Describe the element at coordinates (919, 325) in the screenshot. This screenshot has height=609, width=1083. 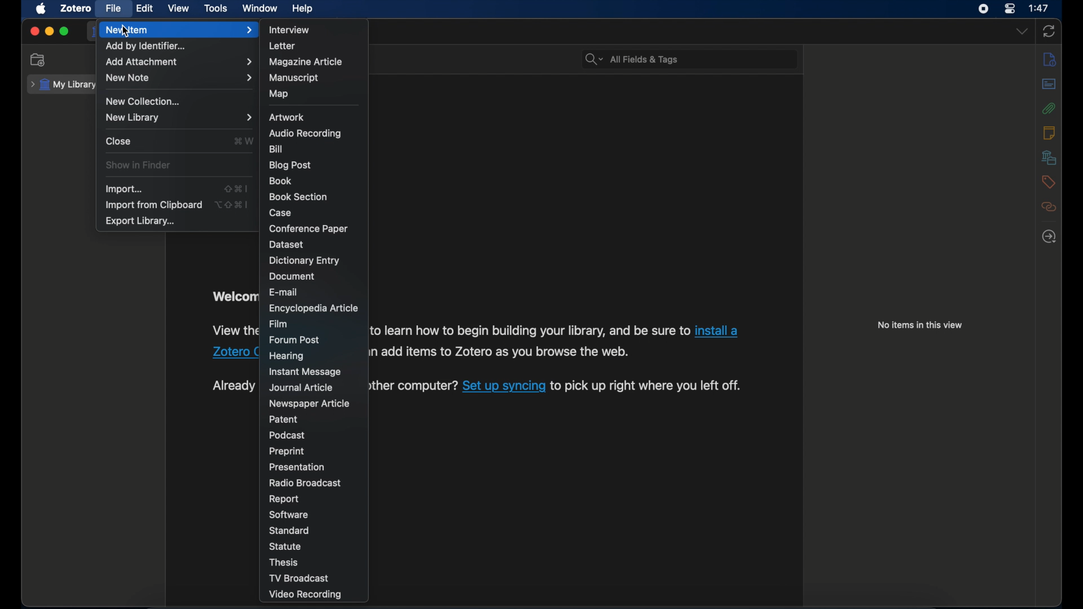
I see `no items in this view` at that location.